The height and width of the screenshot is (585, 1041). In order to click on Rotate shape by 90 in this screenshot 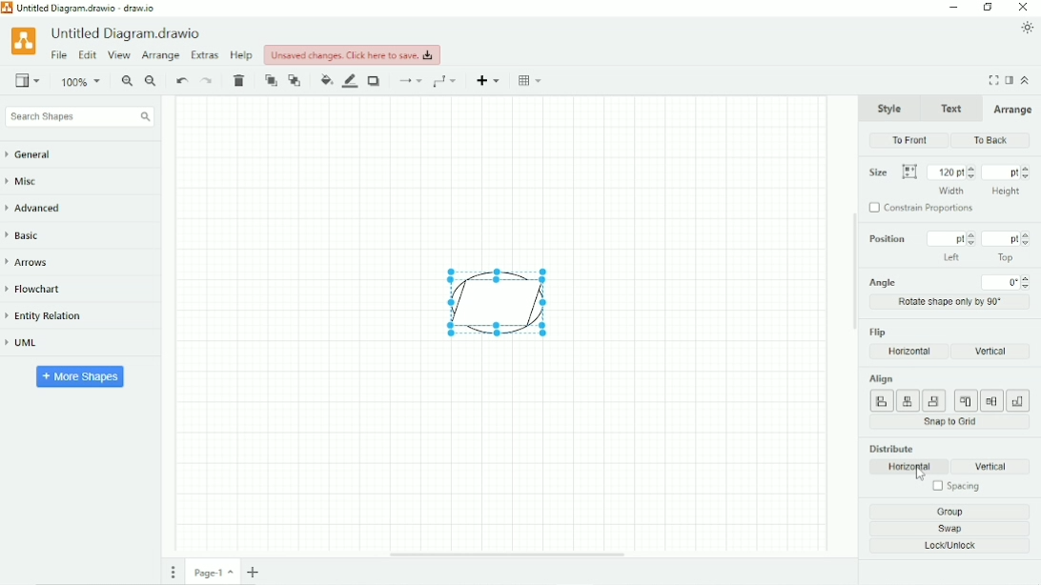, I will do `click(951, 301)`.